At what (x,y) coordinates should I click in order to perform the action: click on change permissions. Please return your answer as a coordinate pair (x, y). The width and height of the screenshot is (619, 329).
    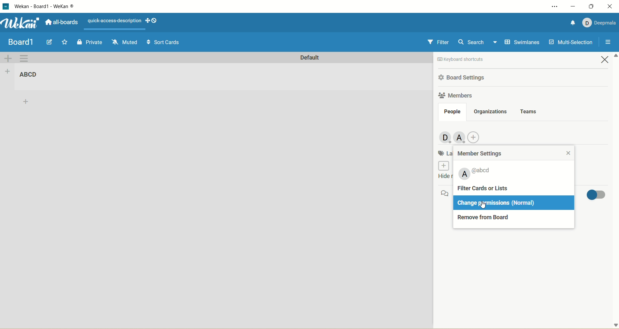
    Looking at the image, I should click on (482, 202).